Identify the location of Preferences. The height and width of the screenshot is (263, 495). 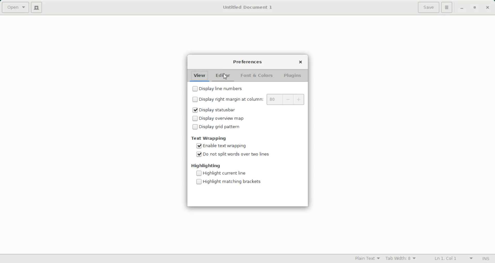
(248, 62).